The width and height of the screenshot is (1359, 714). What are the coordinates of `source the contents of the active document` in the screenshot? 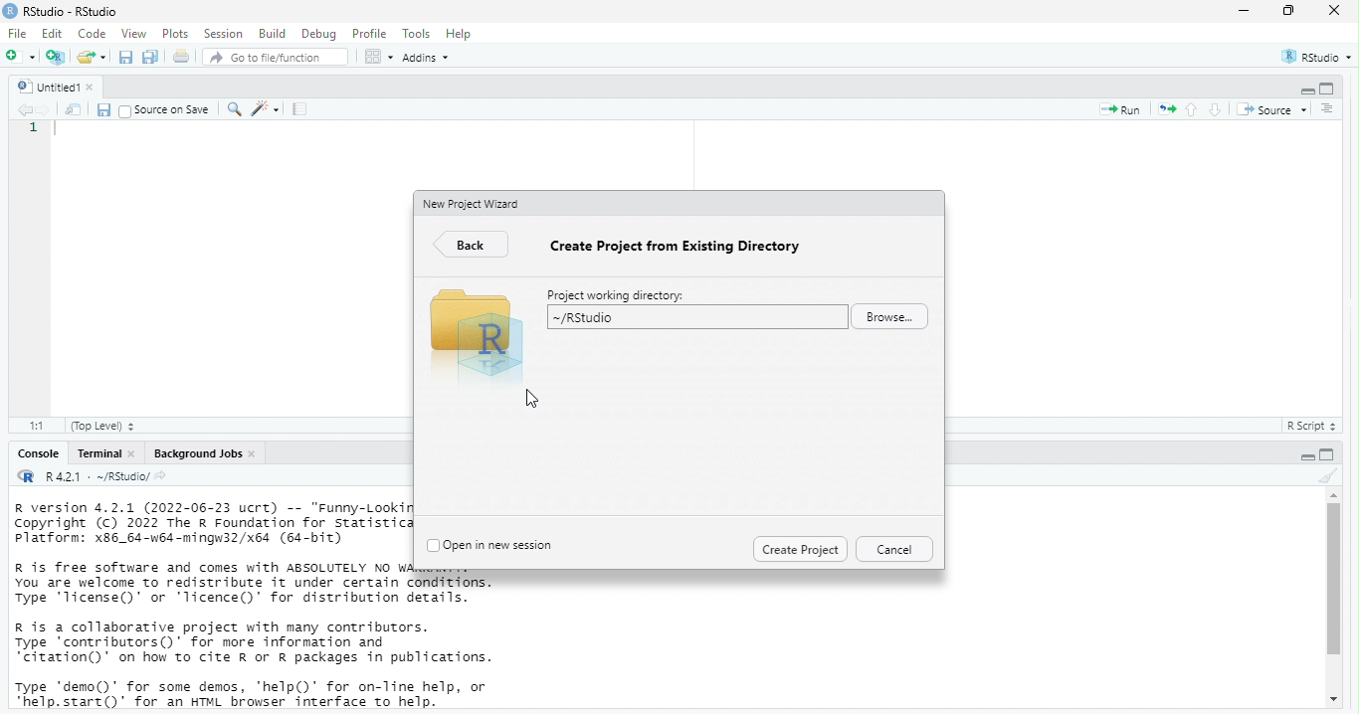 It's located at (1275, 110).